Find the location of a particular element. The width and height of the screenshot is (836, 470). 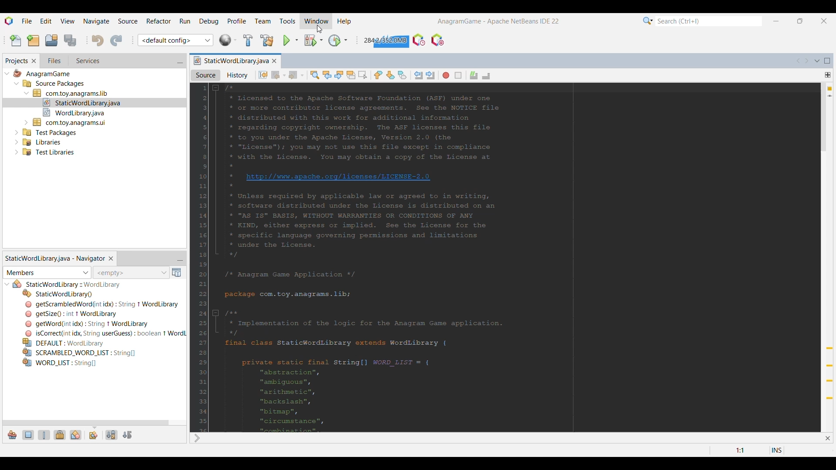

Uncomment is located at coordinates (486, 76).